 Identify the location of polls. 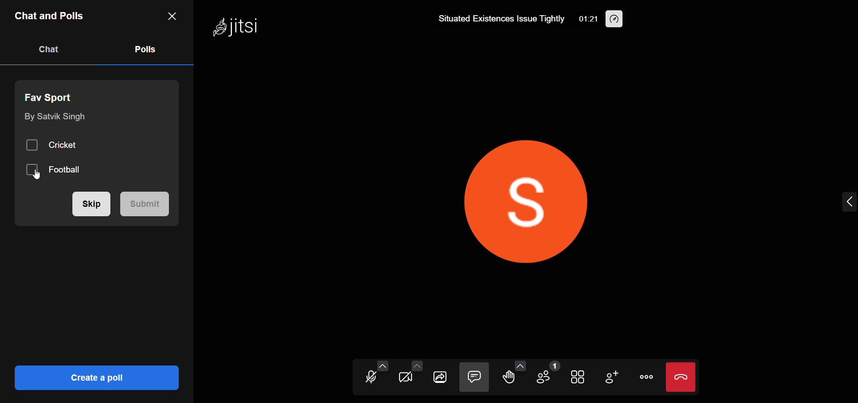
(146, 50).